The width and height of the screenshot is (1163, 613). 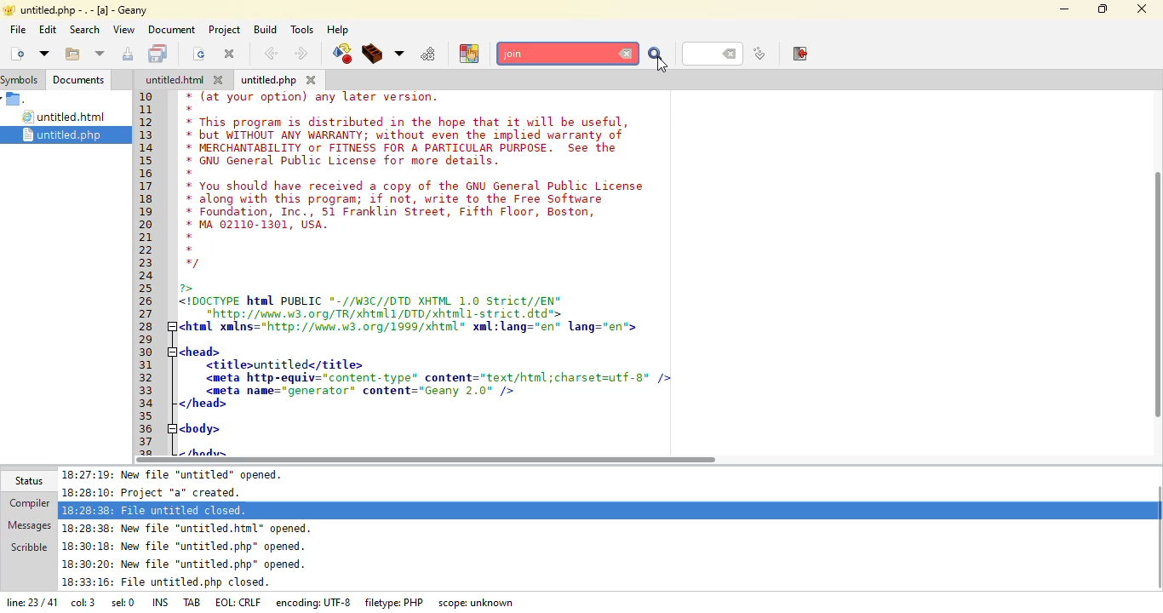 I want to click on 18:33:16: file untitled.php closed., so click(x=166, y=584).